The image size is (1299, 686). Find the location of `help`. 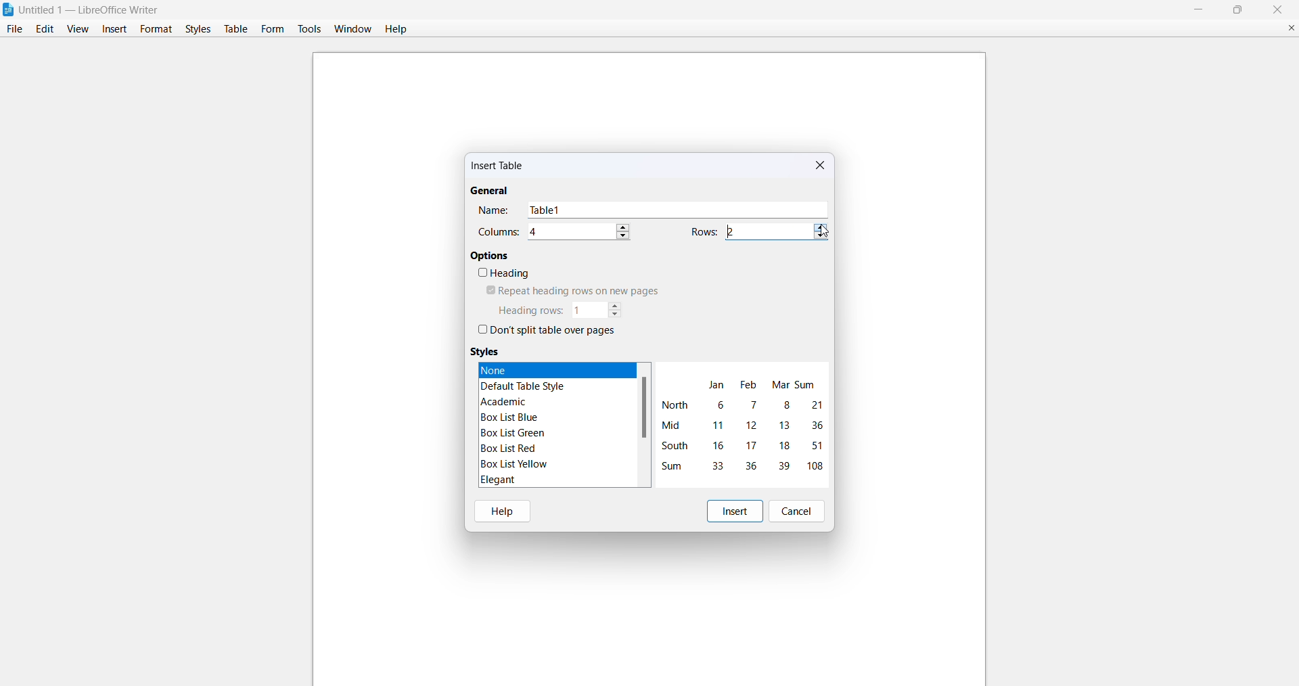

help is located at coordinates (504, 509).